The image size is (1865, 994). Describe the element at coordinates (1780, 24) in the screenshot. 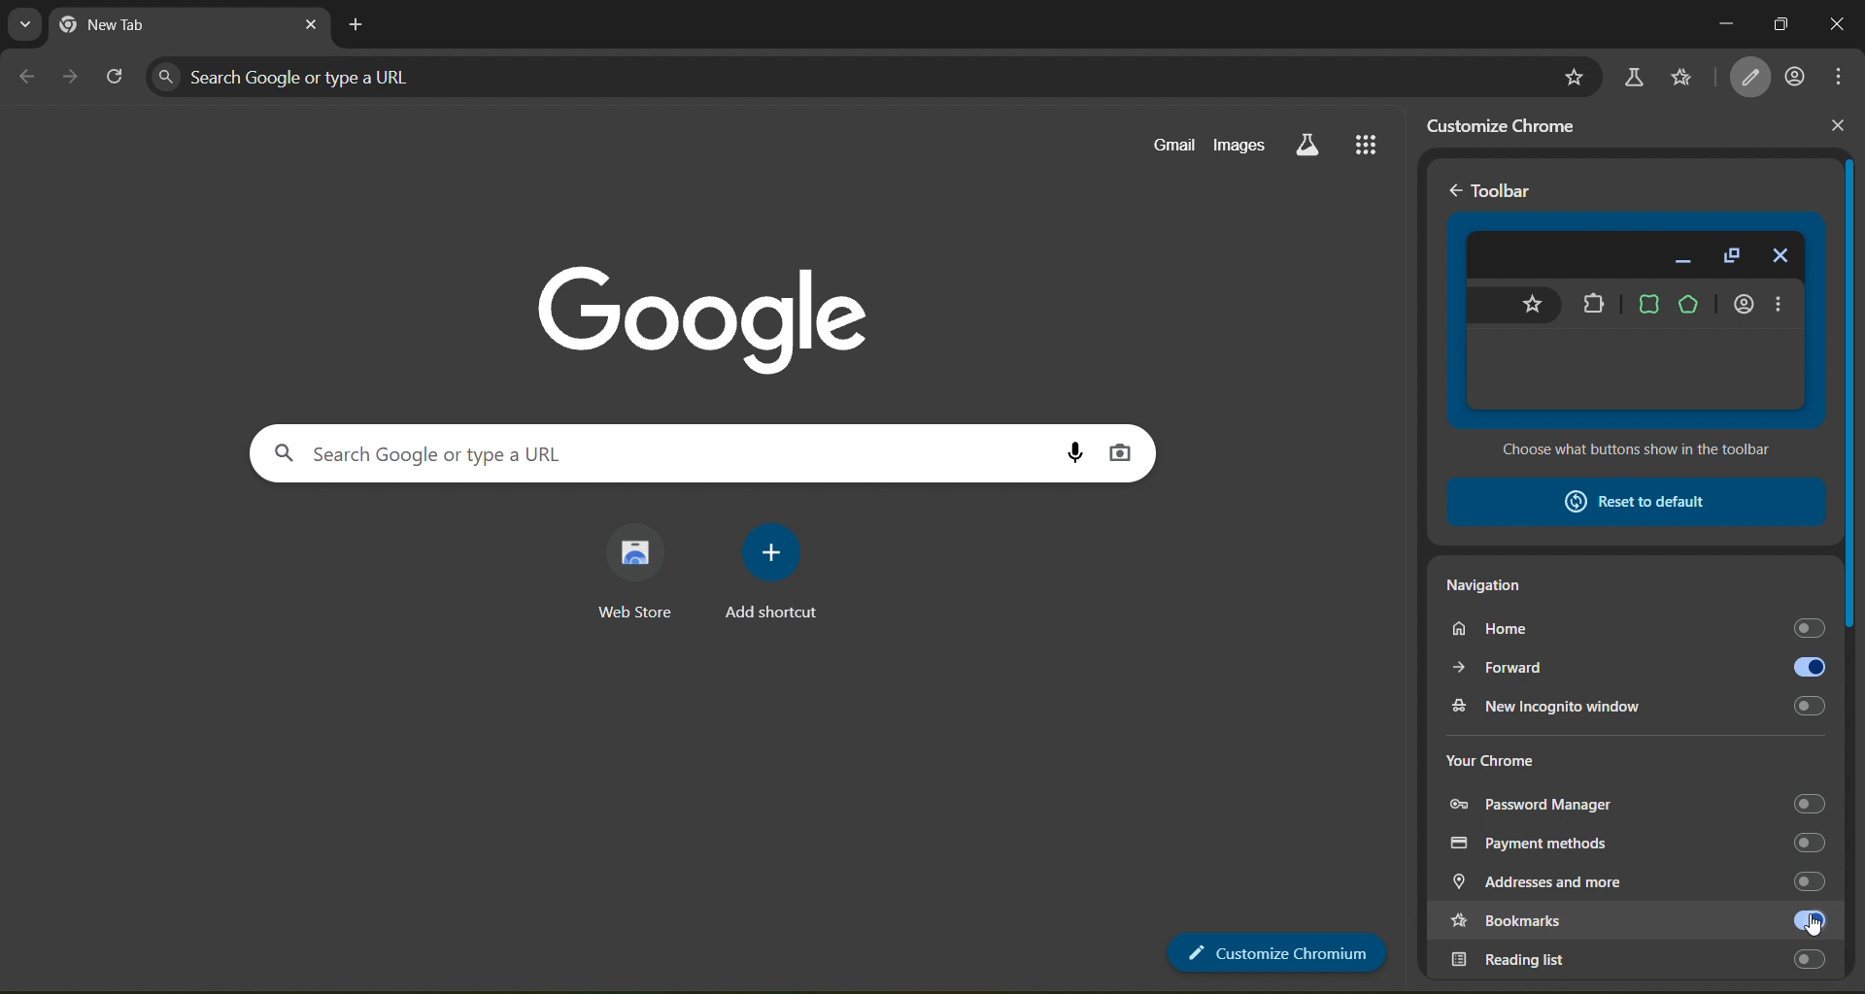

I see `maximize` at that location.